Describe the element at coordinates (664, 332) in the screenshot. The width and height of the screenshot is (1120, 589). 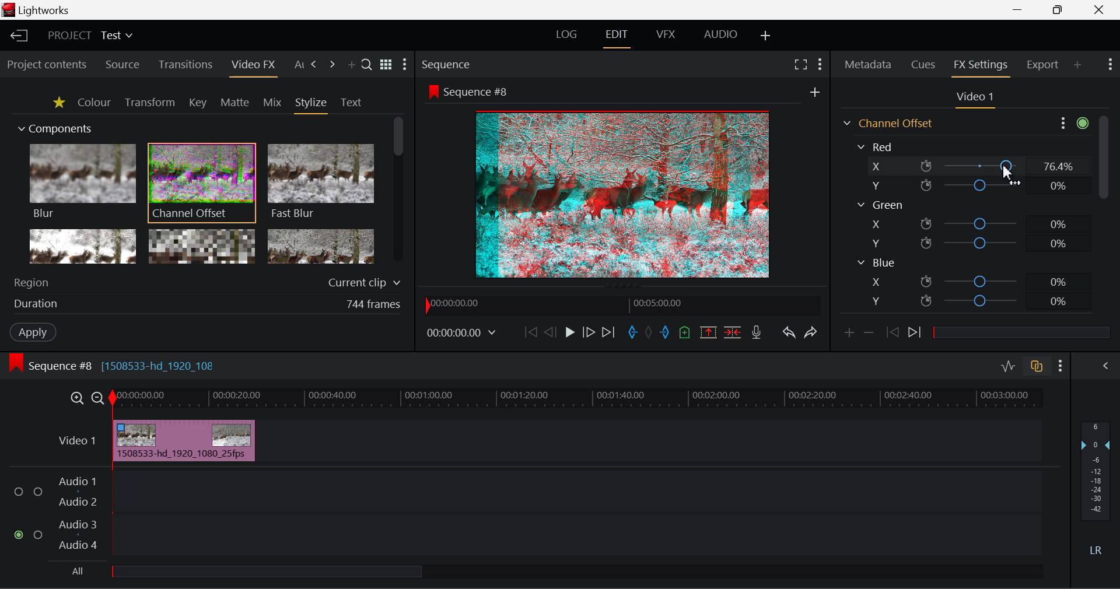
I see `Mark Out` at that location.